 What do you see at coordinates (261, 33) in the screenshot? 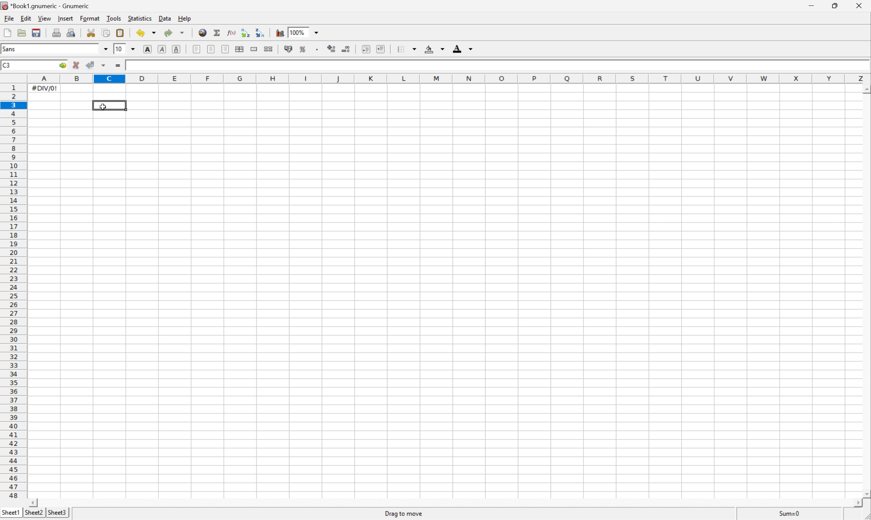
I see `Sort the selected region in descending order based on the first column selected` at bounding box center [261, 33].